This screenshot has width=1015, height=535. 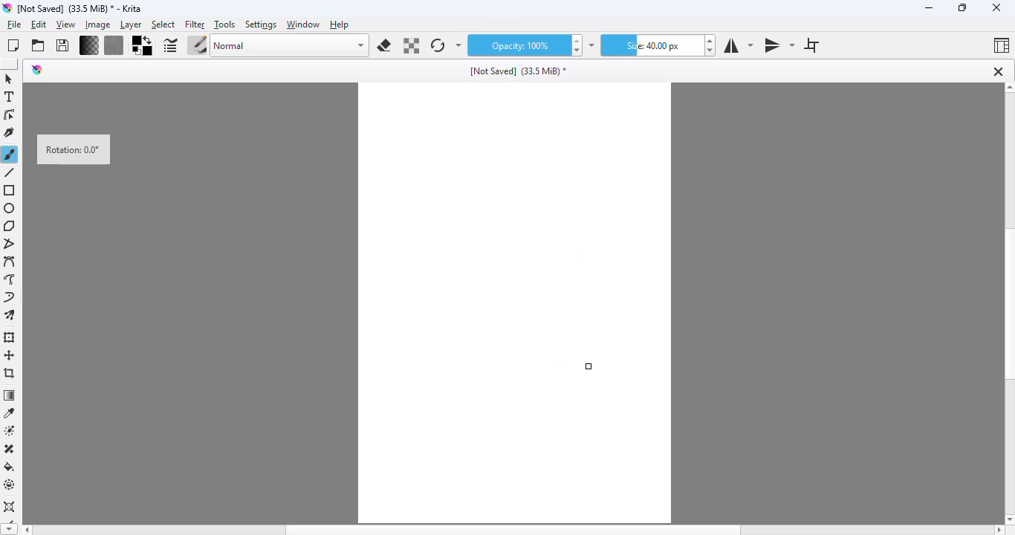 I want to click on polygon tool, so click(x=11, y=226).